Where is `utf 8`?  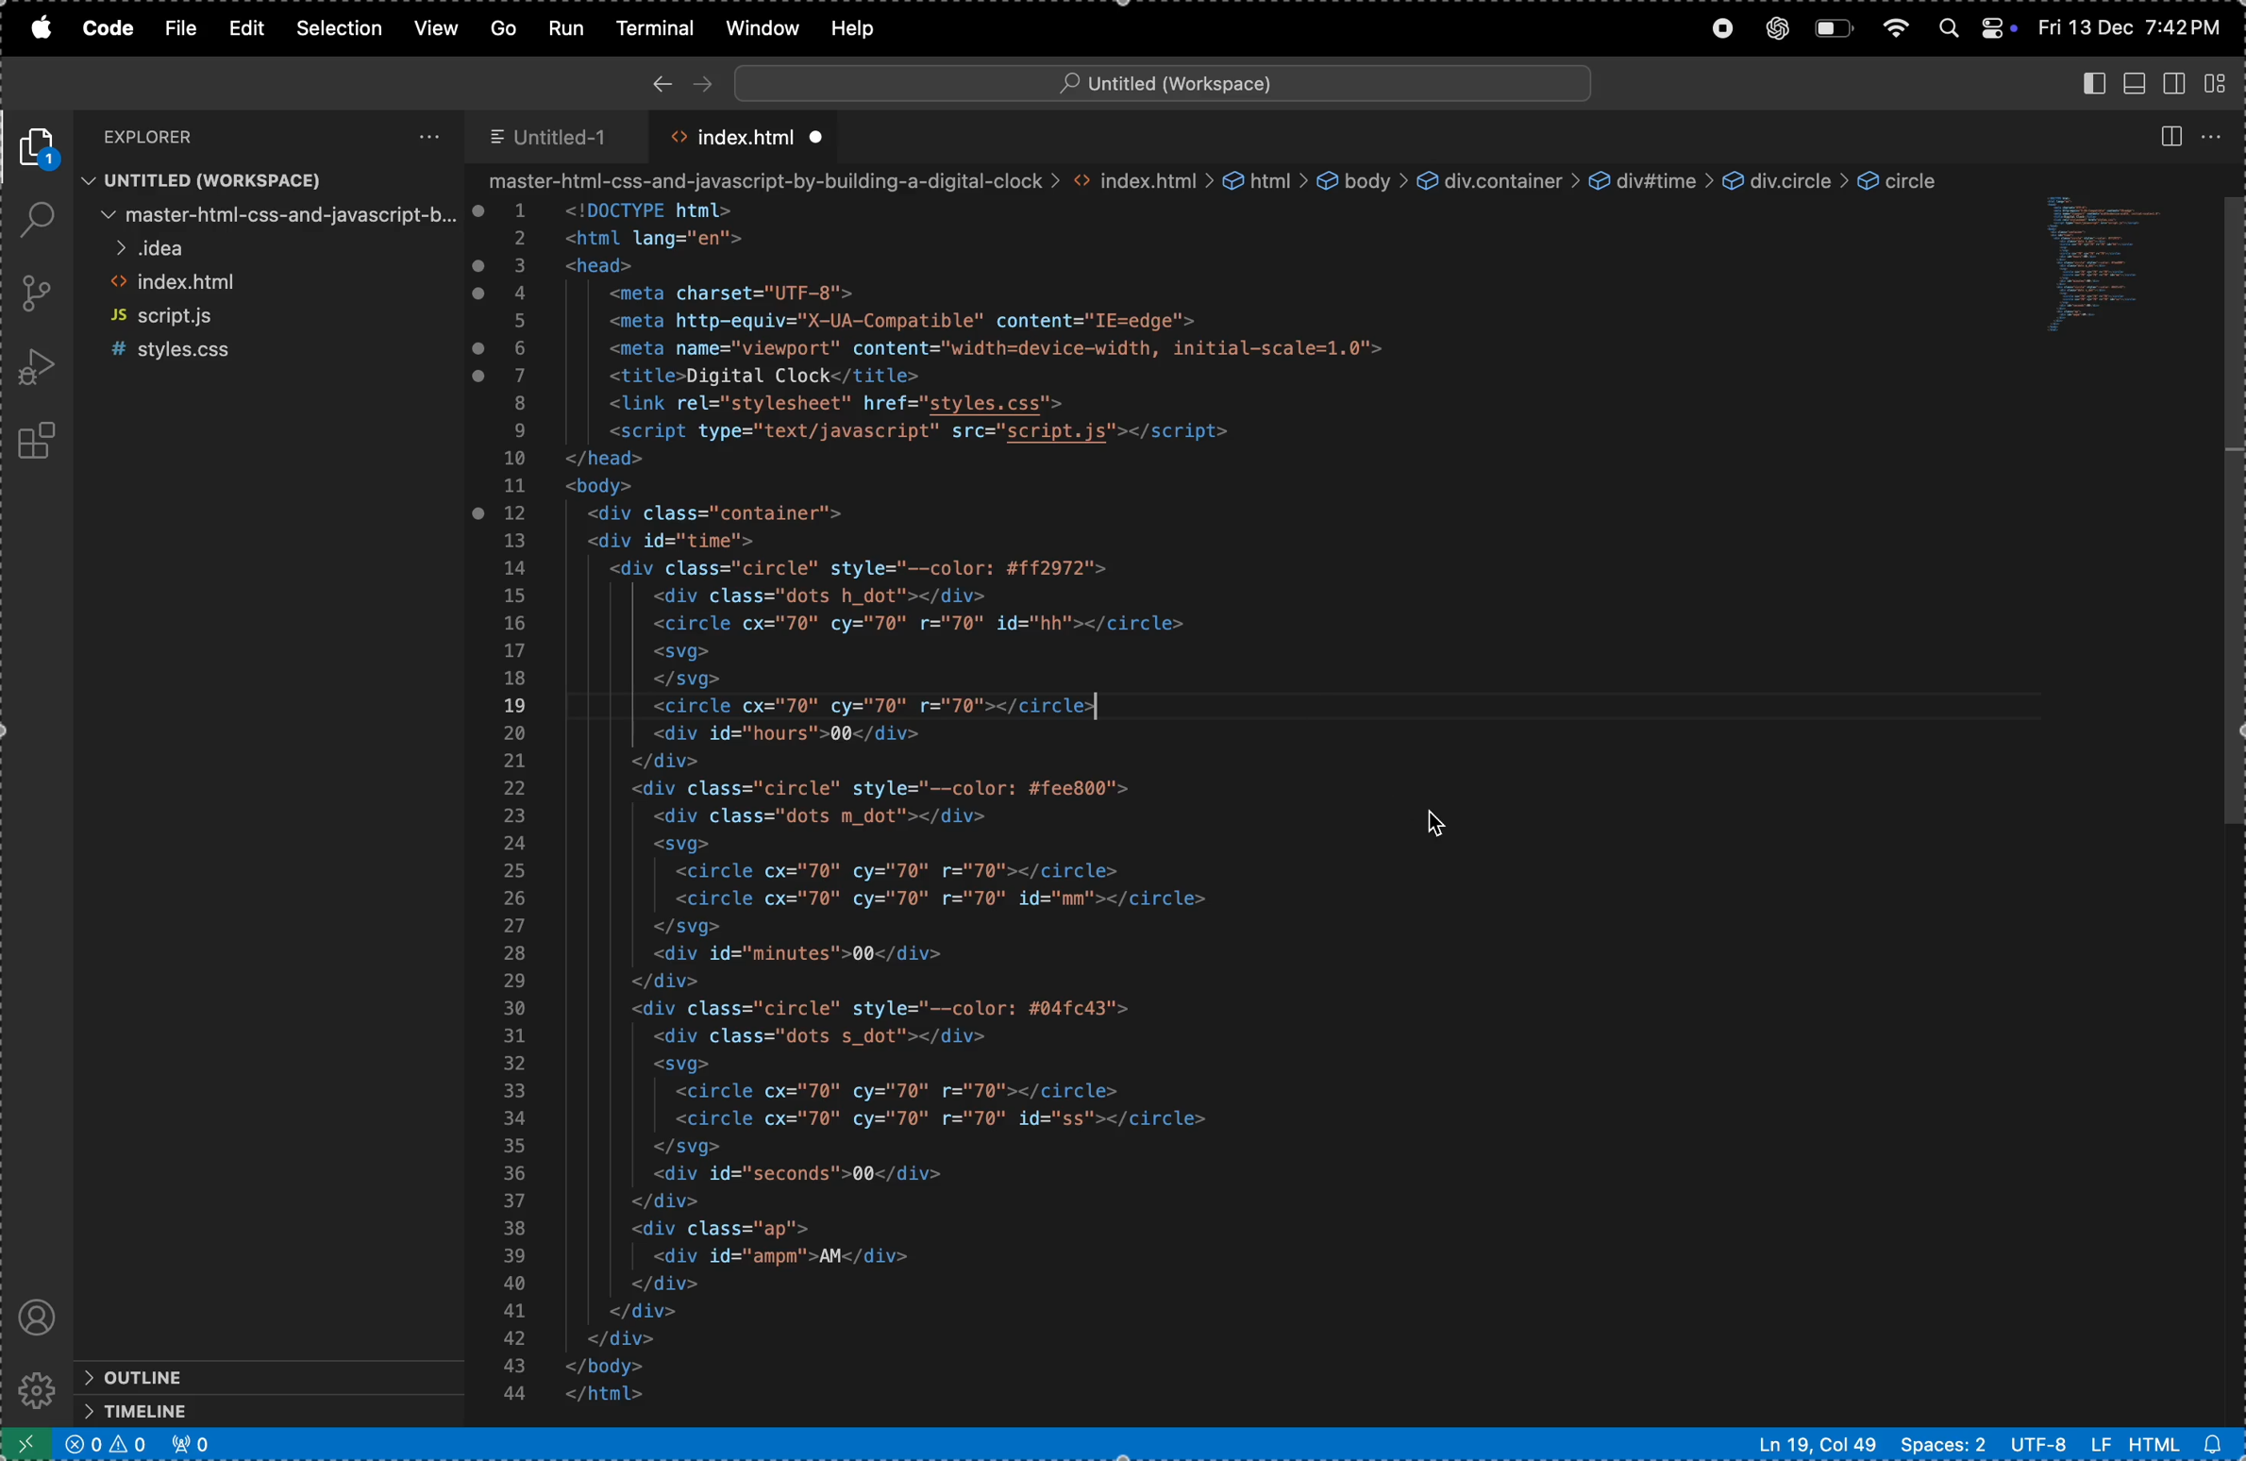 utf 8 is located at coordinates (2058, 1443).